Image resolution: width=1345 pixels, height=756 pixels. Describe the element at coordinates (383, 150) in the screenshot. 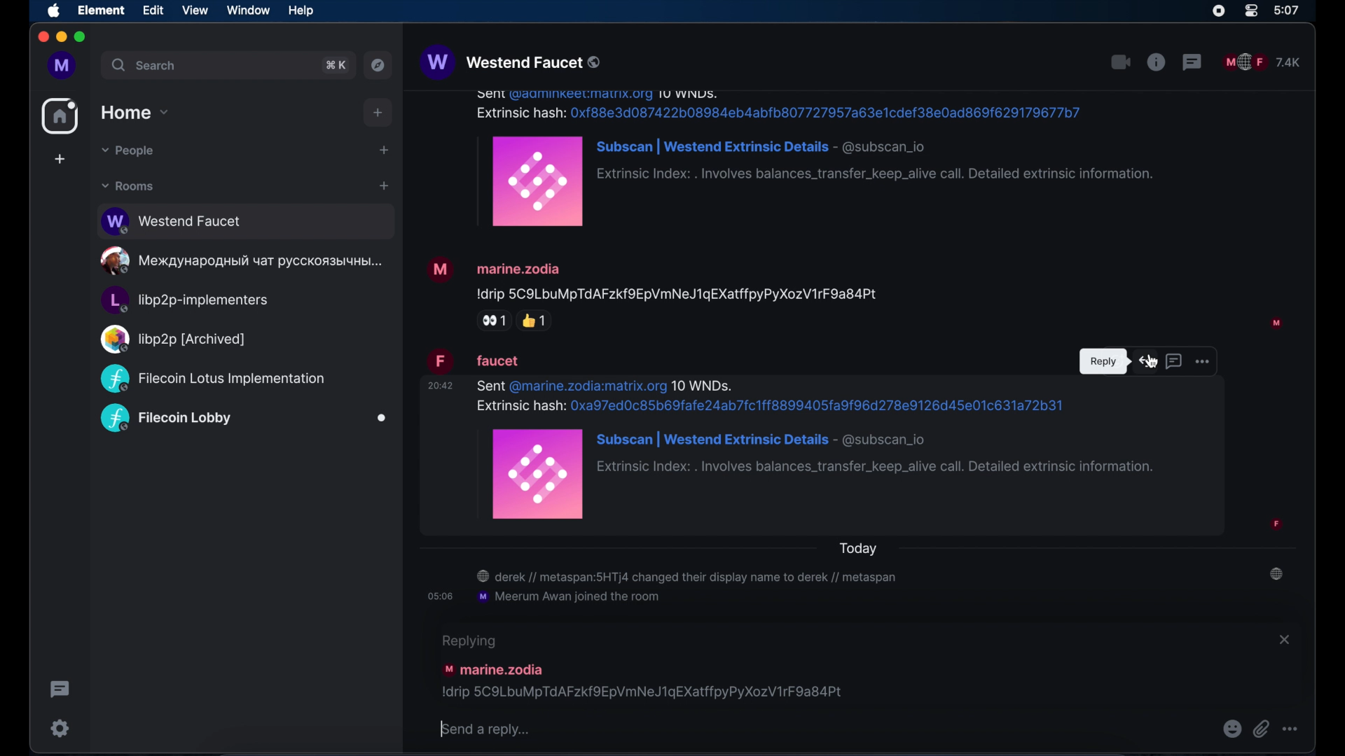

I see `start chat` at that location.